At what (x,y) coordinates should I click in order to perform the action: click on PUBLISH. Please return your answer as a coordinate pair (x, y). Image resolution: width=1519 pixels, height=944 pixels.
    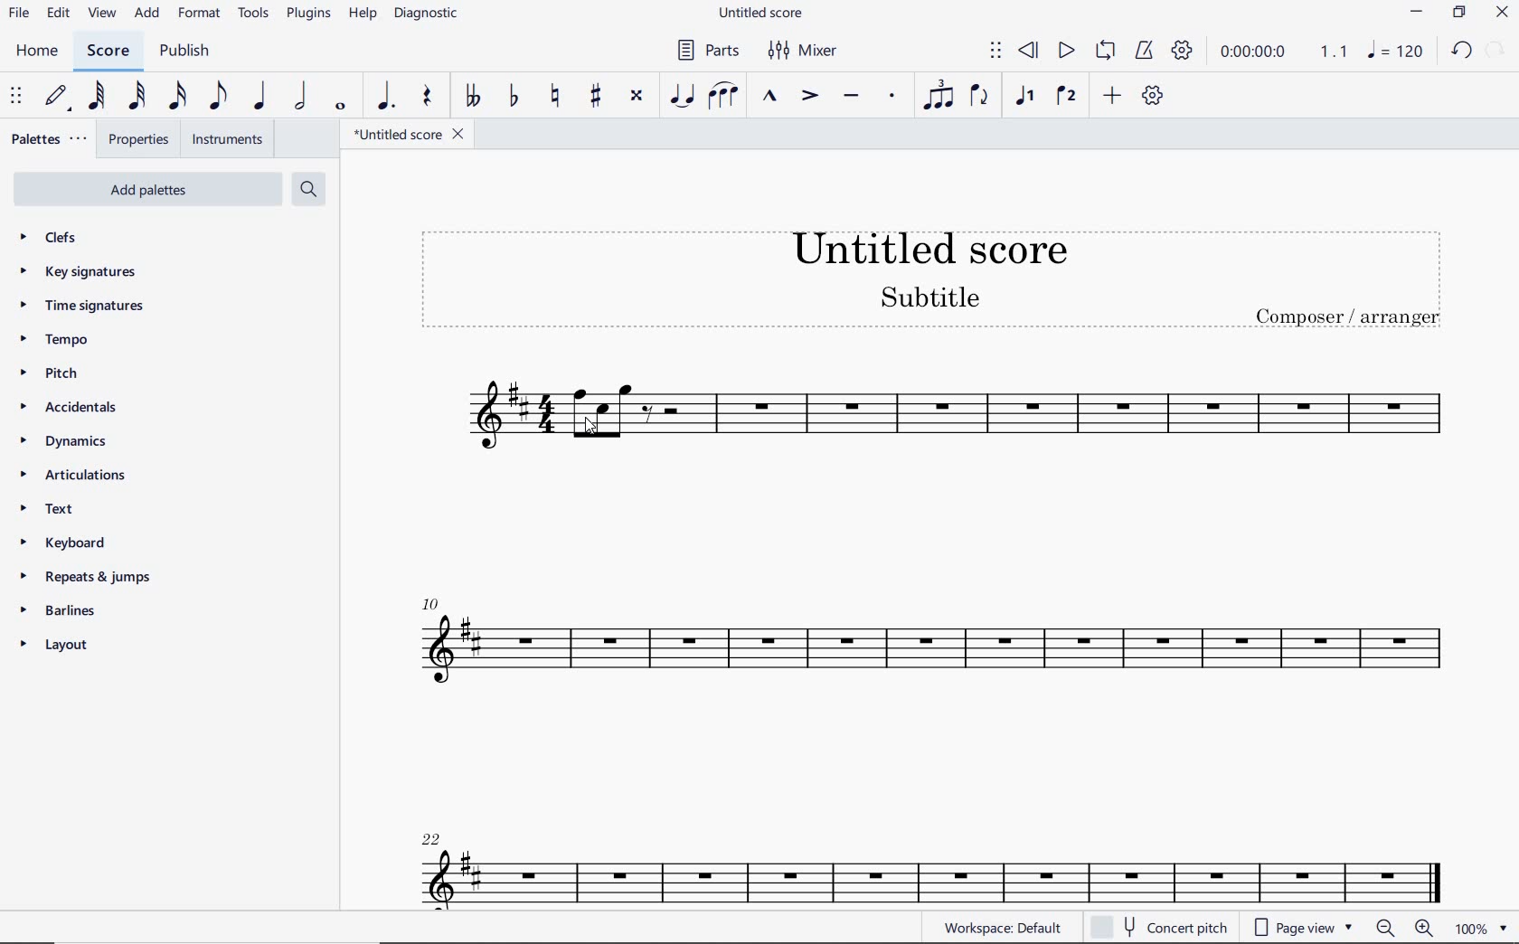
    Looking at the image, I should click on (186, 53).